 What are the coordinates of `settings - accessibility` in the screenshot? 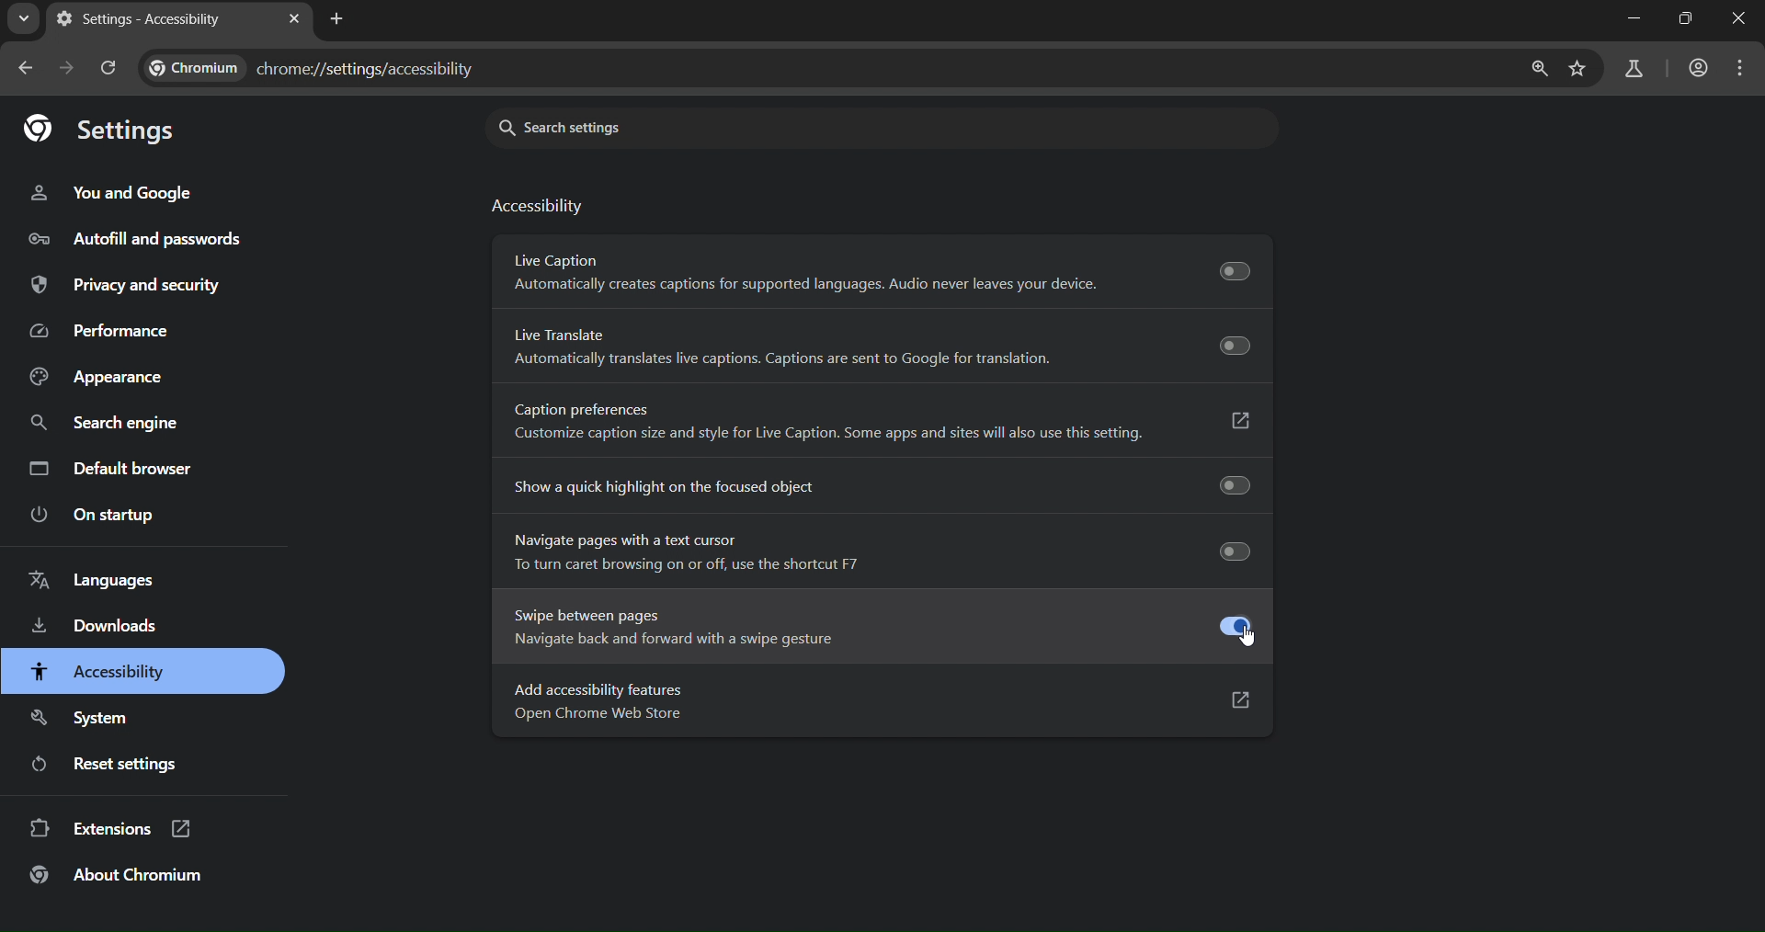 It's located at (142, 20).